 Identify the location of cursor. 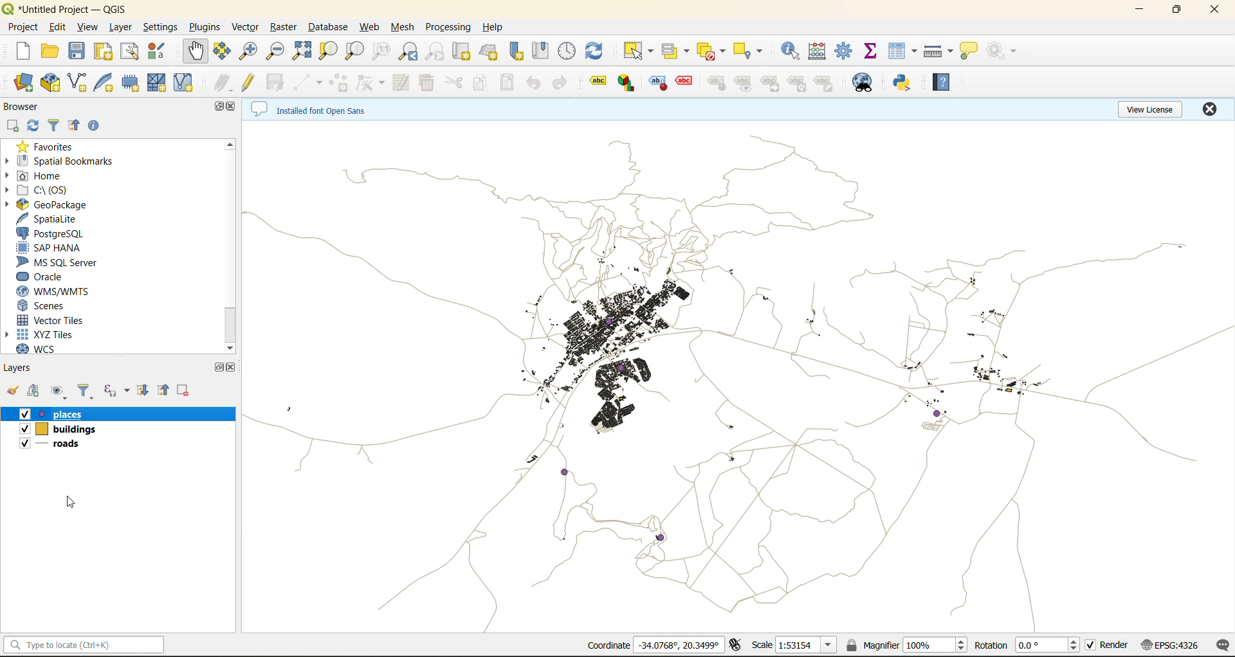
(76, 503).